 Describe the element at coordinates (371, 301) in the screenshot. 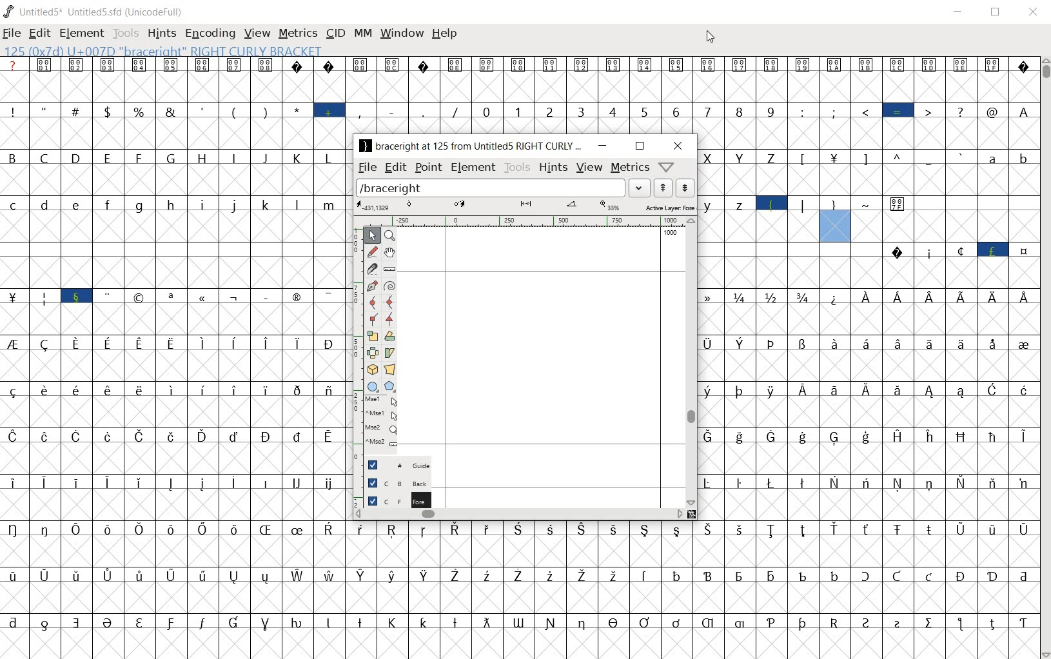

I see `add a curve point always either horizontal or vertical` at that location.